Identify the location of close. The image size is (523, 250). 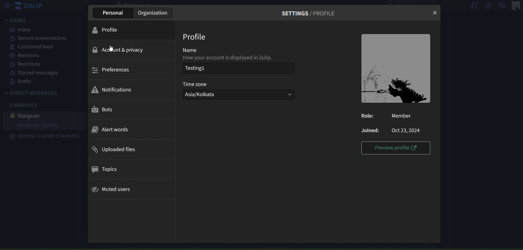
(435, 13).